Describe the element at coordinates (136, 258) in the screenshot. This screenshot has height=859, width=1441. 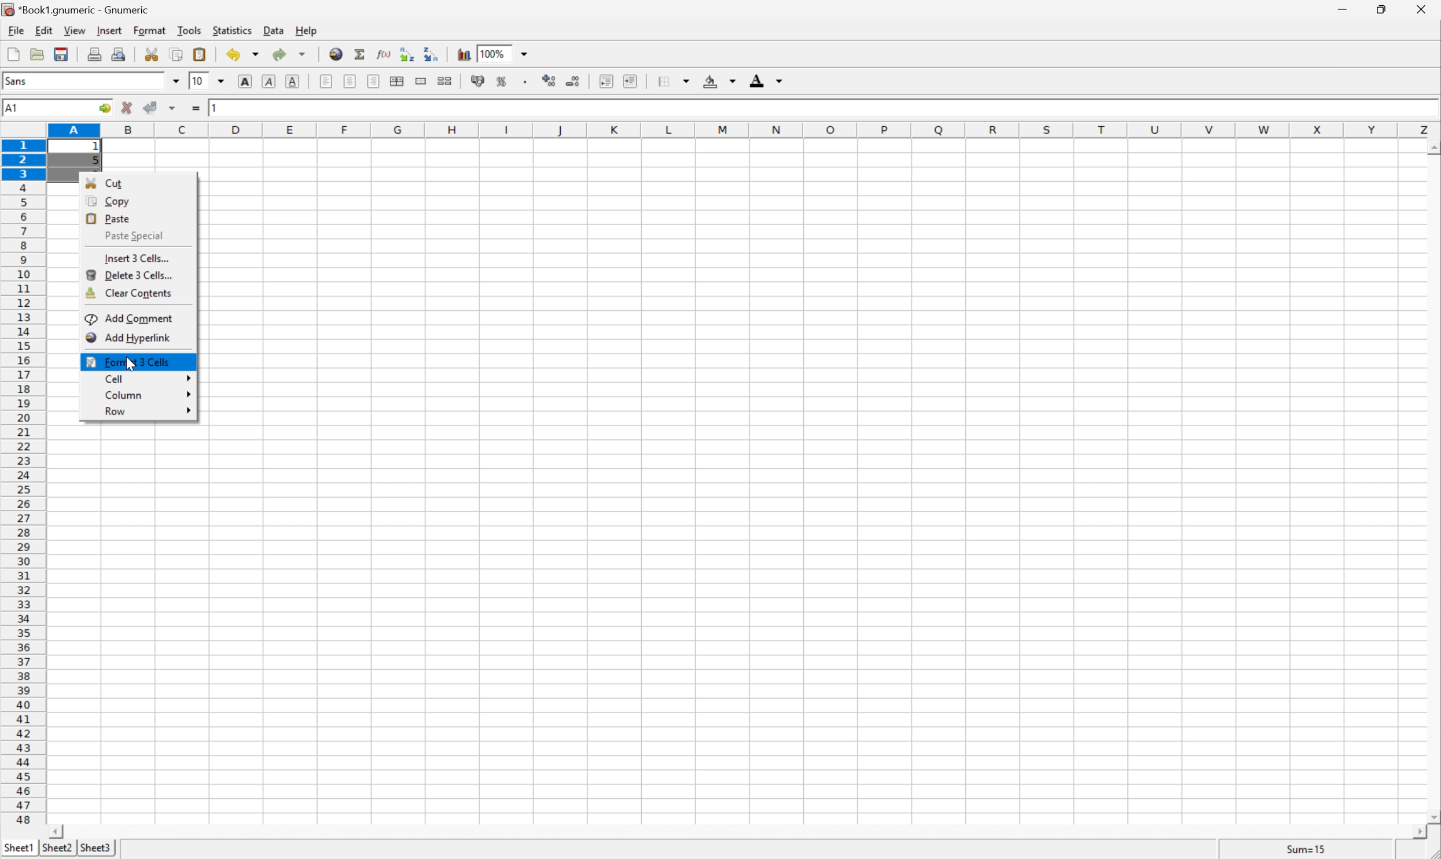
I see `insert 3 cells...` at that location.